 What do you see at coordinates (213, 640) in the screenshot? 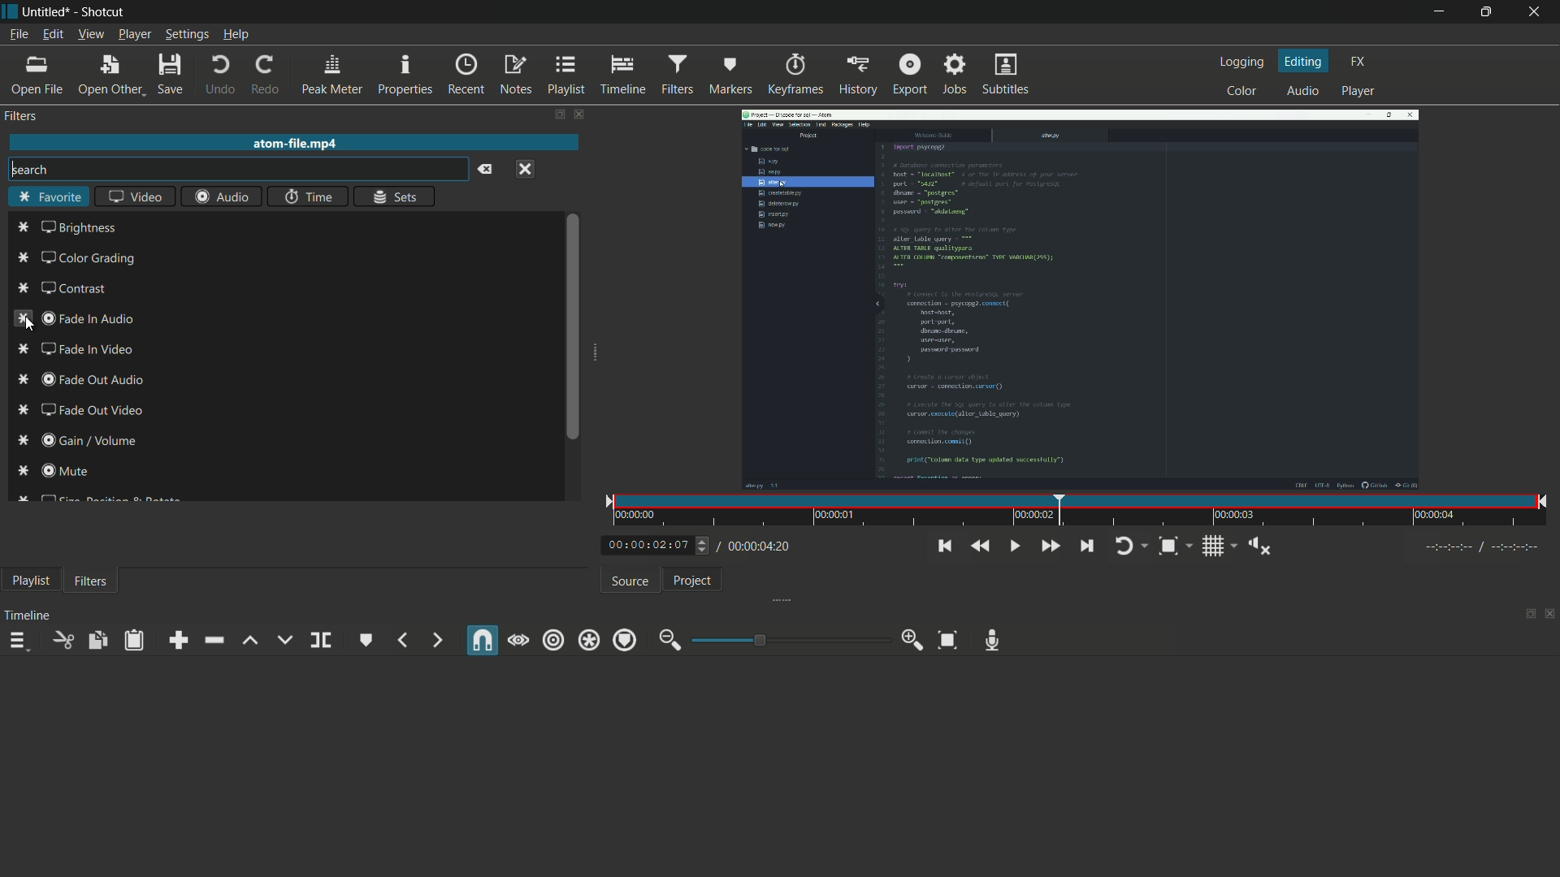
I see `ripple delete` at bounding box center [213, 640].